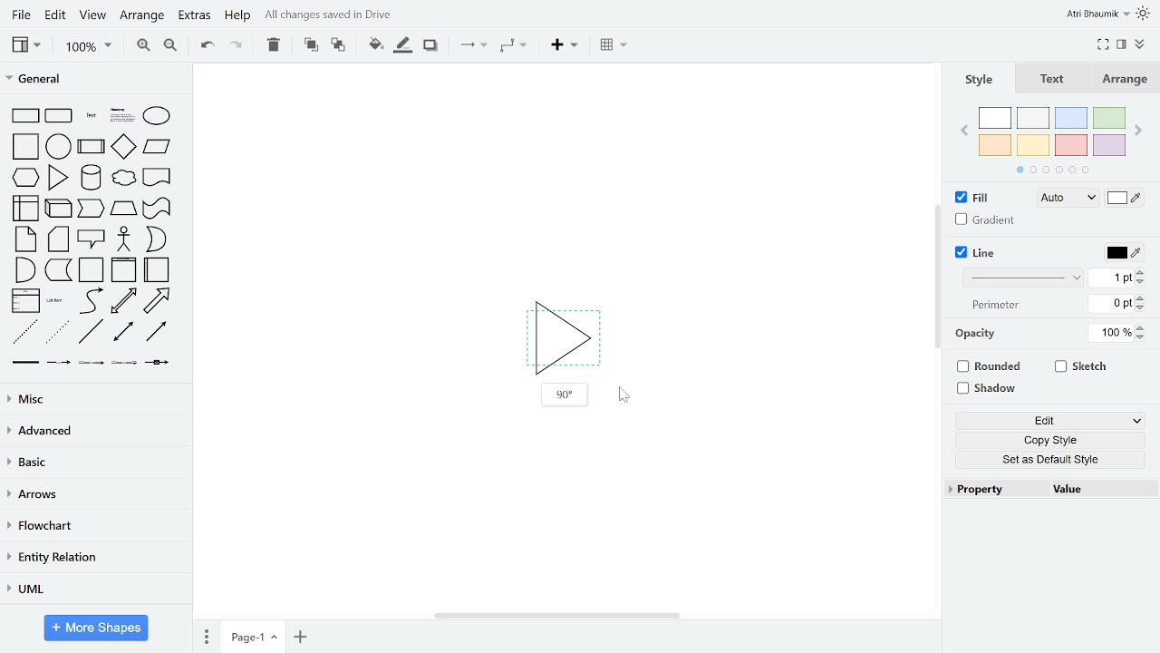 The image size is (1160, 653). Describe the element at coordinates (123, 270) in the screenshot. I see `vertical storage` at that location.